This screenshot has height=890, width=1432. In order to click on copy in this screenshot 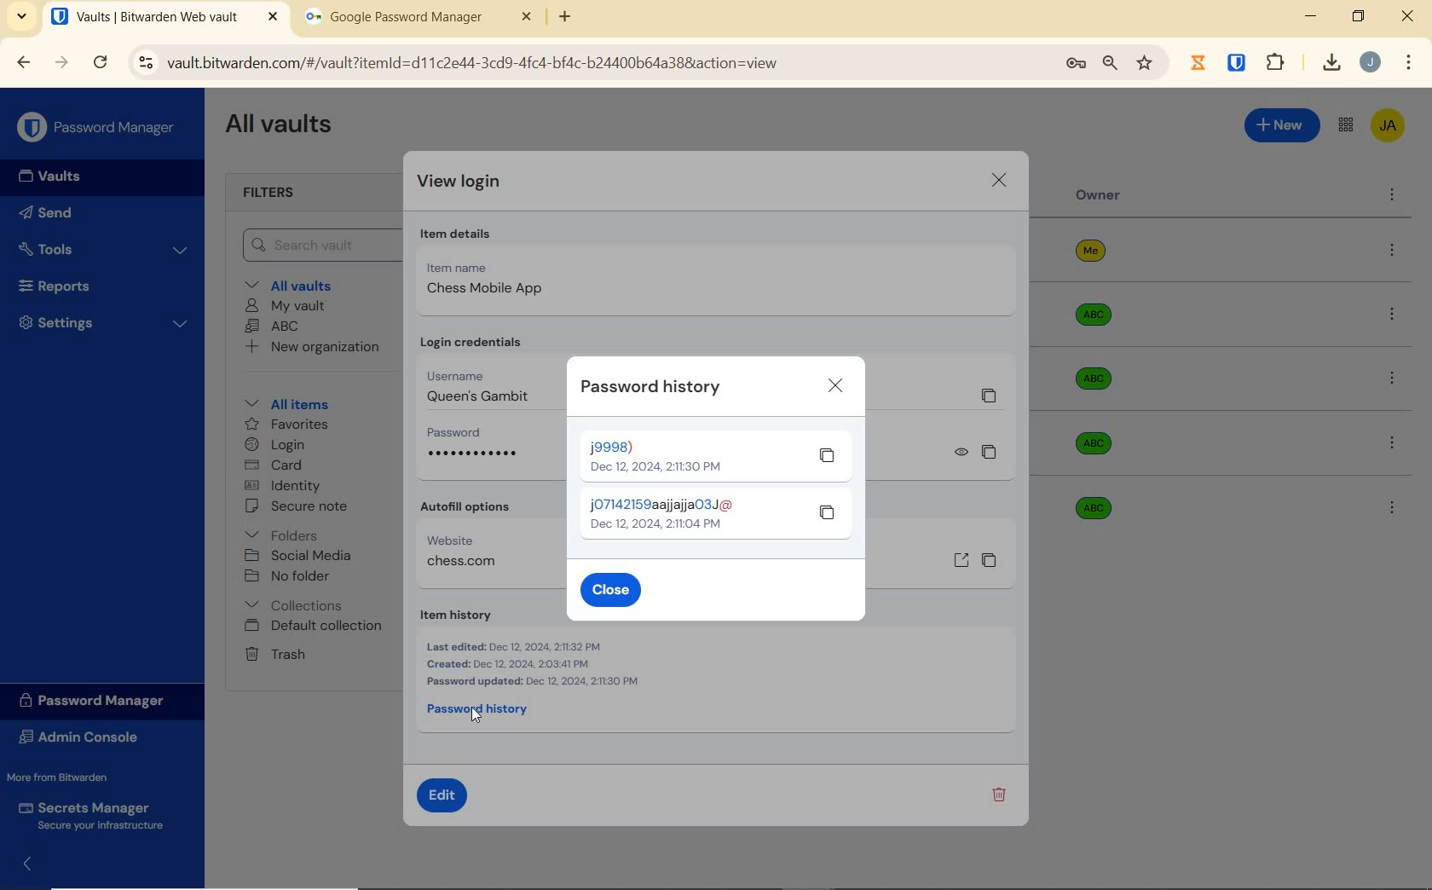, I will do `click(988, 452)`.